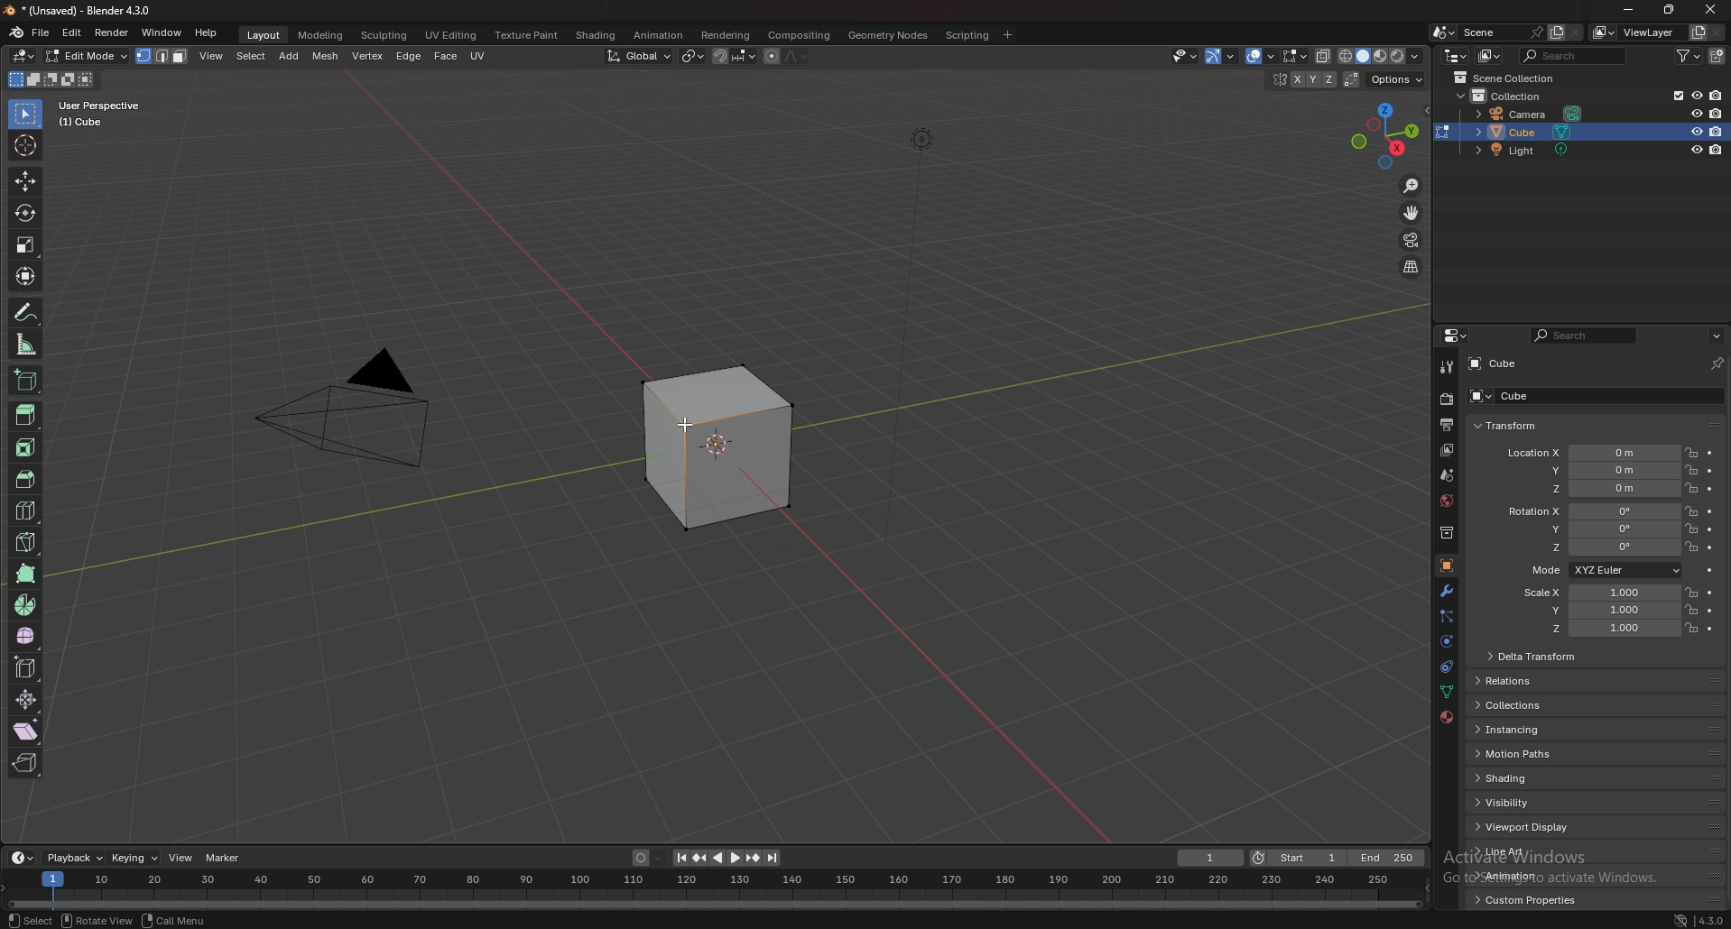 Image resolution: width=1731 pixels, height=929 pixels. What do you see at coordinates (733, 56) in the screenshot?
I see `snapping` at bounding box center [733, 56].